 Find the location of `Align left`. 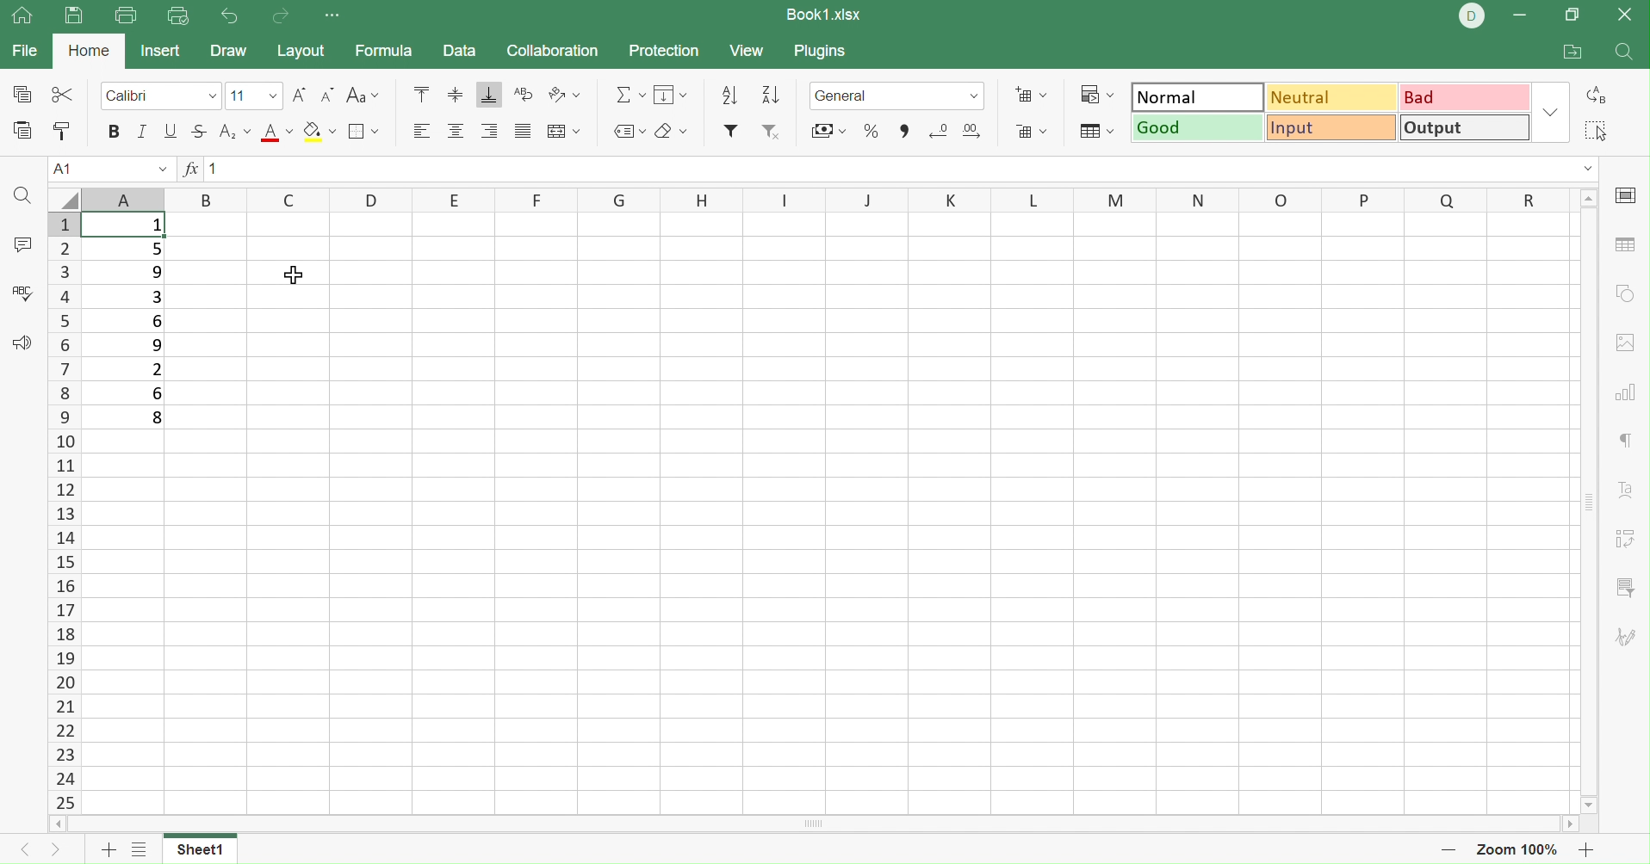

Align left is located at coordinates (421, 131).